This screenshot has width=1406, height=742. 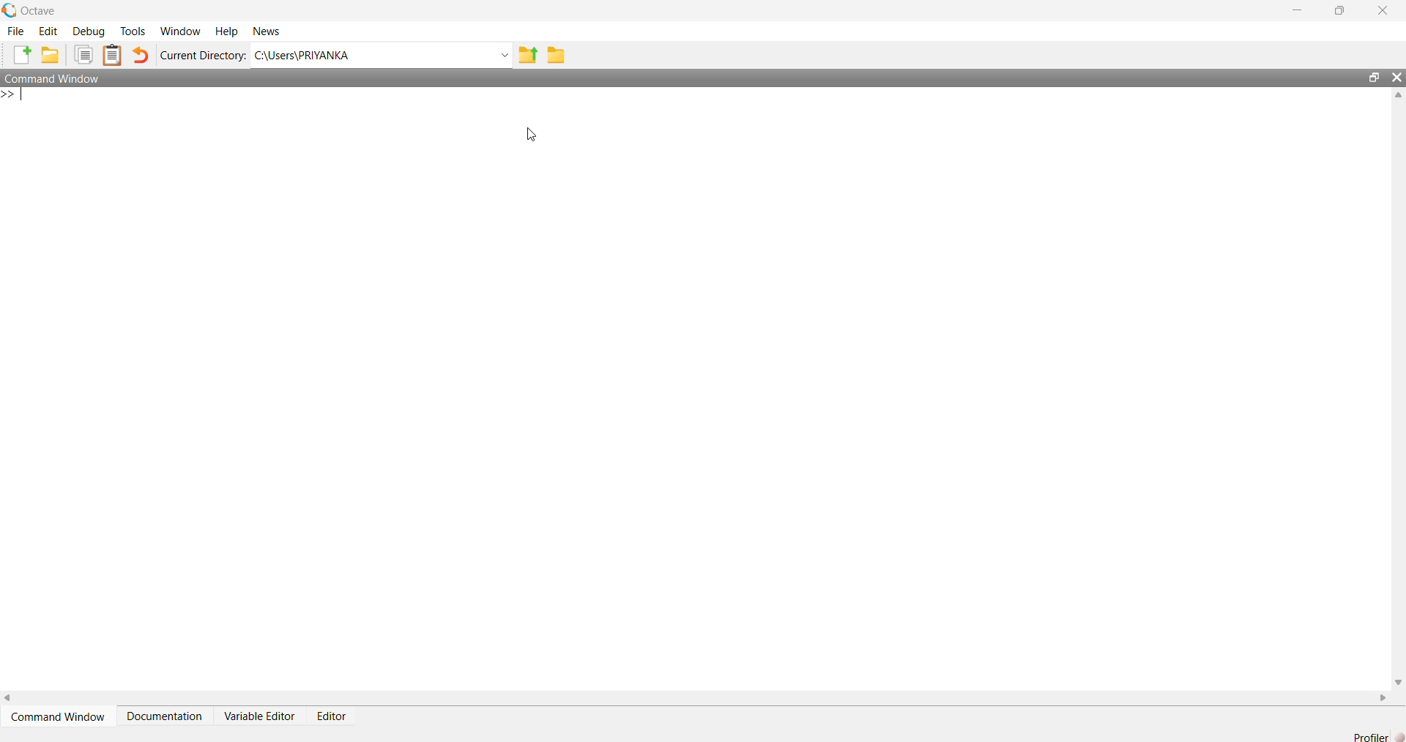 What do you see at coordinates (133, 32) in the screenshot?
I see `Tools` at bounding box center [133, 32].